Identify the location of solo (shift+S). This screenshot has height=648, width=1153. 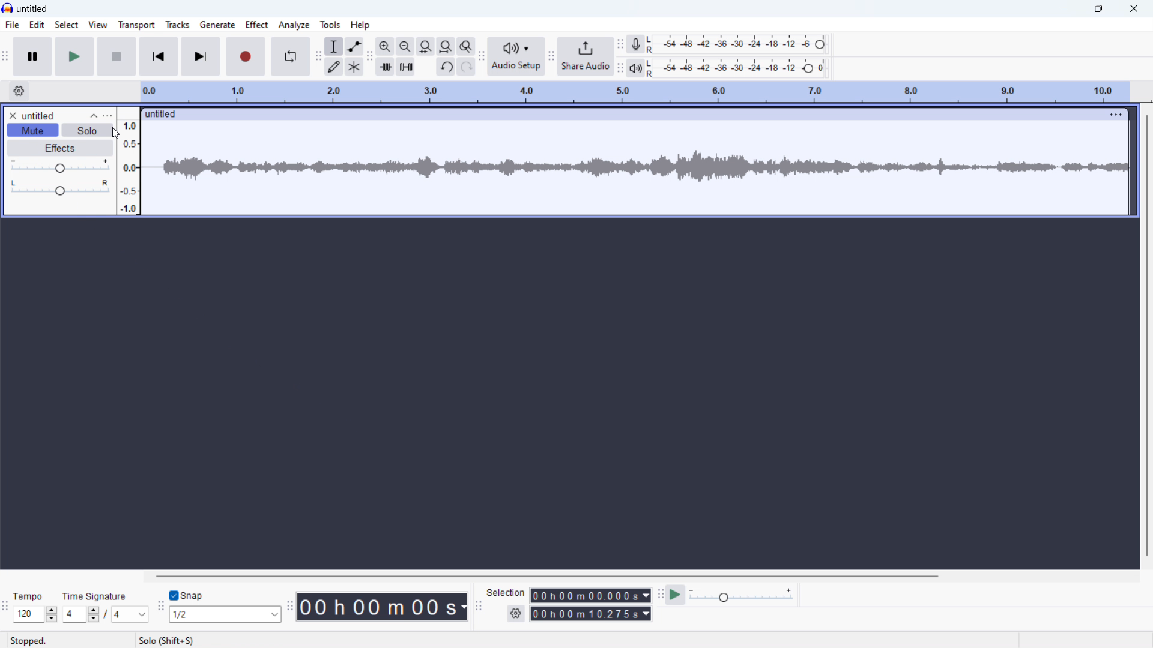
(169, 641).